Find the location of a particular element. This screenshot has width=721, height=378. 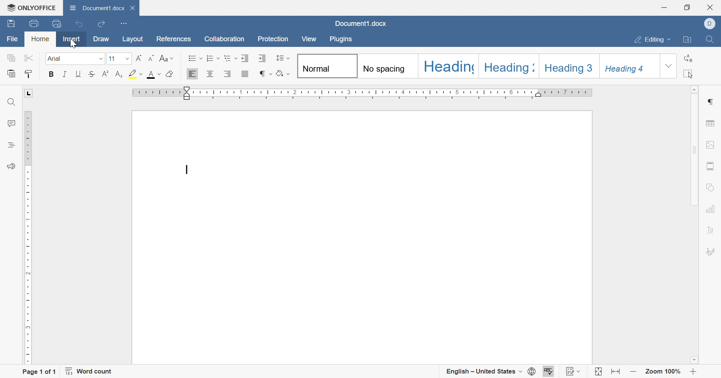

Select all is located at coordinates (690, 74).